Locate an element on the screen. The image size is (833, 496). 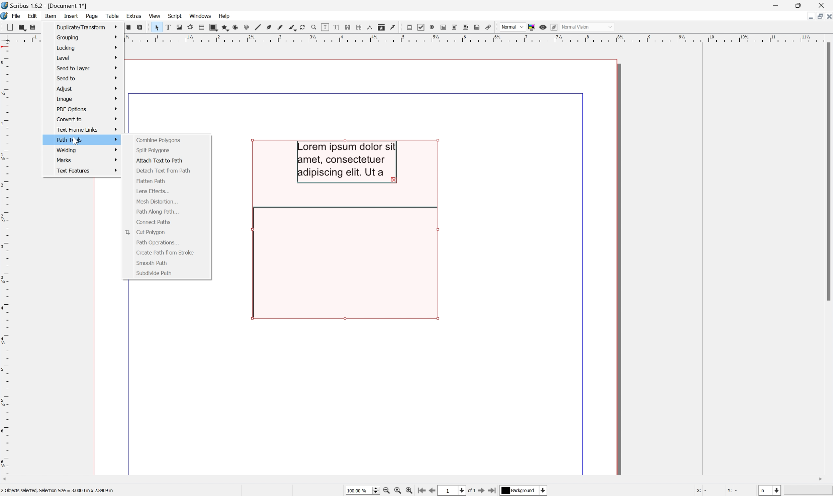
Restore Down is located at coordinates (798, 4).